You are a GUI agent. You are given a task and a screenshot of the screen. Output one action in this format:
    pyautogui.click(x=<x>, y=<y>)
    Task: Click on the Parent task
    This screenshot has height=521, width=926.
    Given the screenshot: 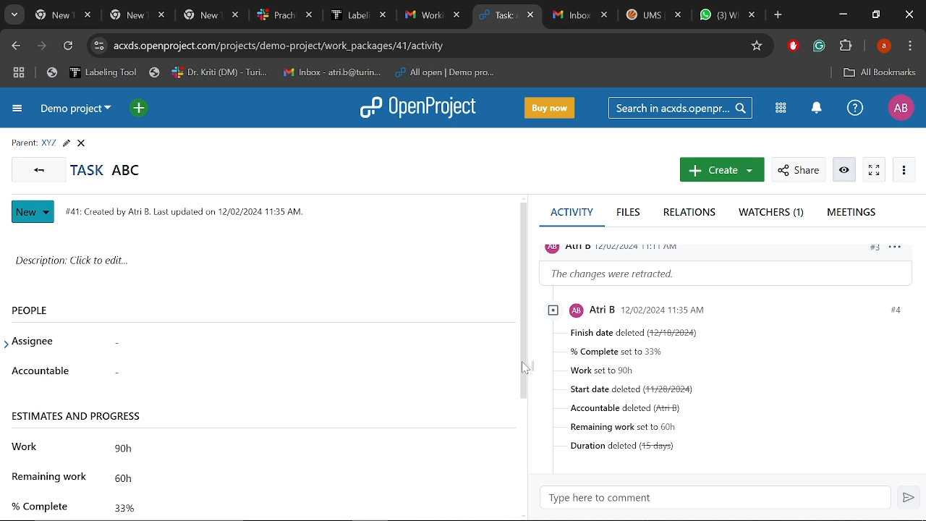 What is the action you would take?
    pyautogui.click(x=49, y=143)
    